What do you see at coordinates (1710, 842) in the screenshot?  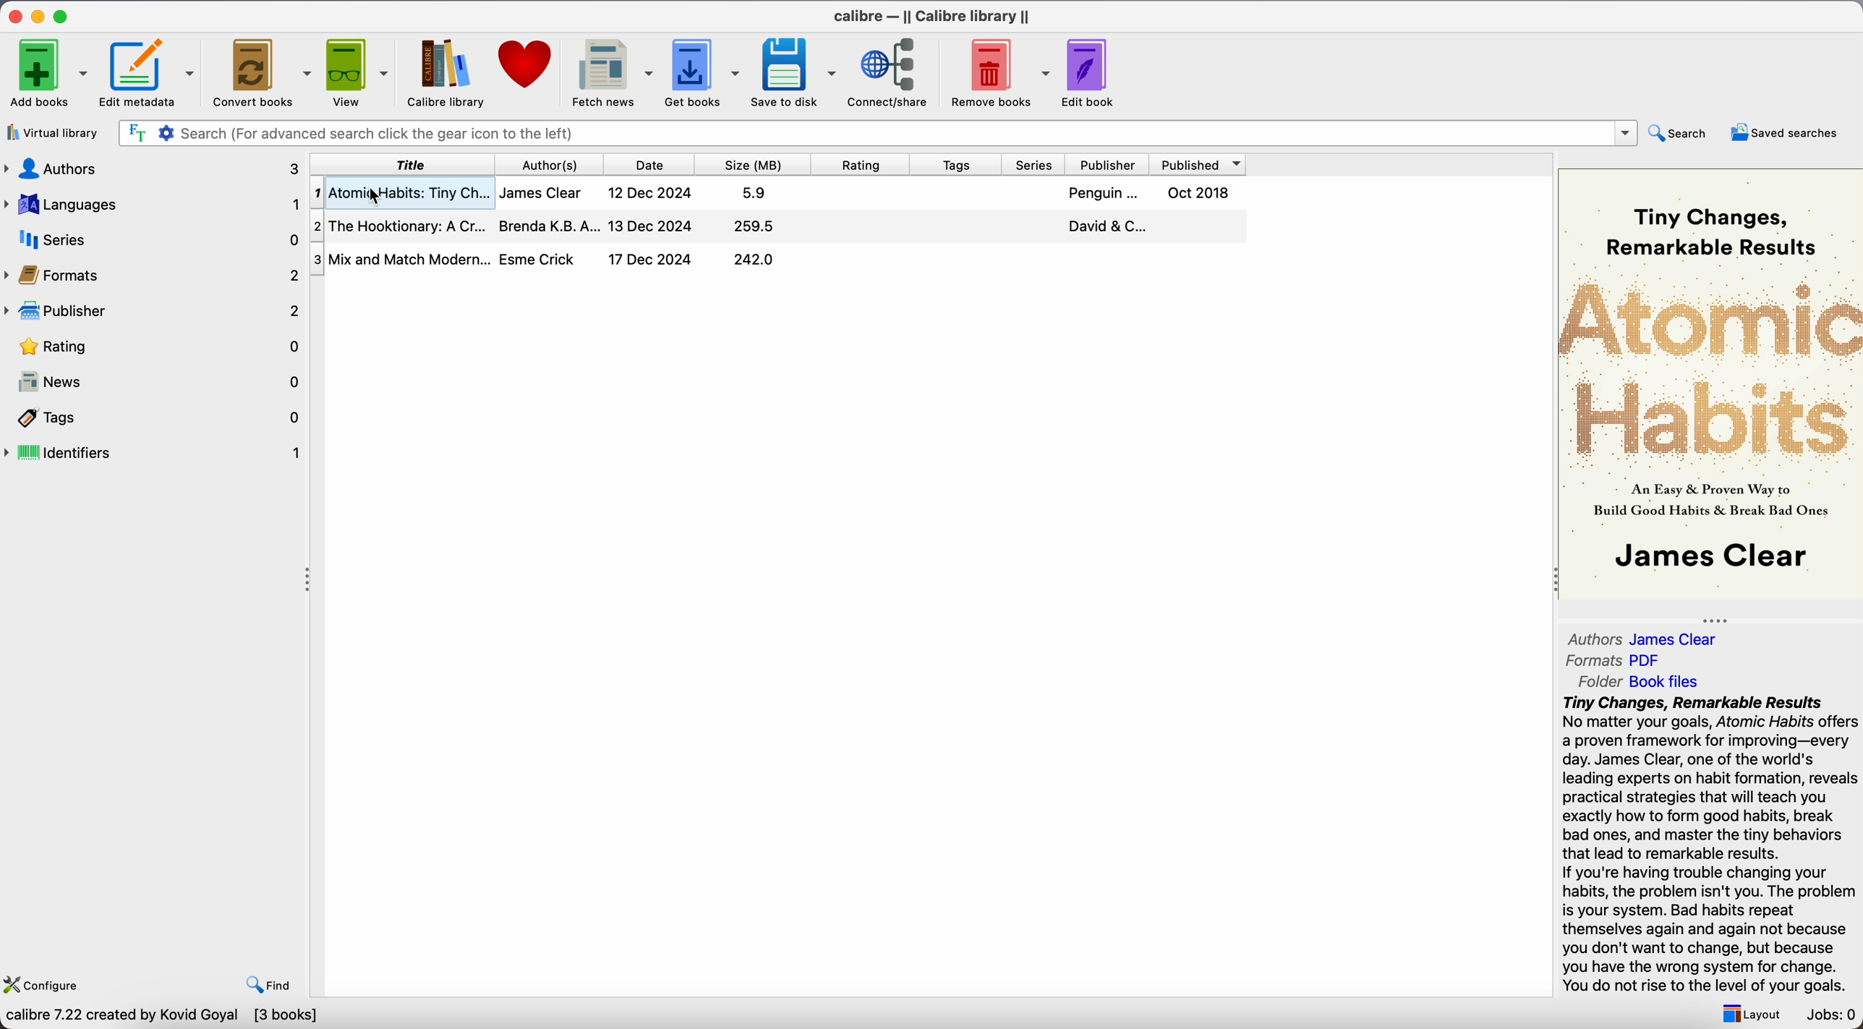 I see `synopsys` at bounding box center [1710, 842].